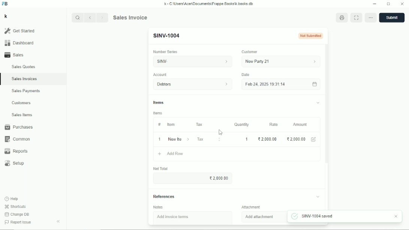 The image size is (409, 230). I want to click on Customer, so click(250, 52).